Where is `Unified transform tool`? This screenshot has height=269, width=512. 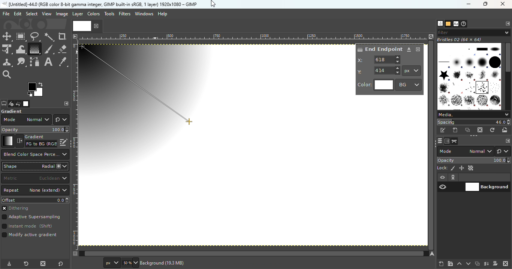 Unified transform tool is located at coordinates (7, 50).